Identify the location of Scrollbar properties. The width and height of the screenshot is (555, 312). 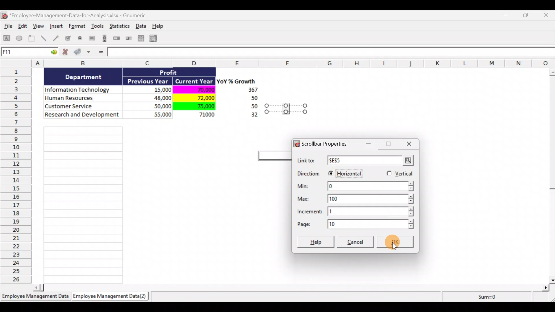
(323, 143).